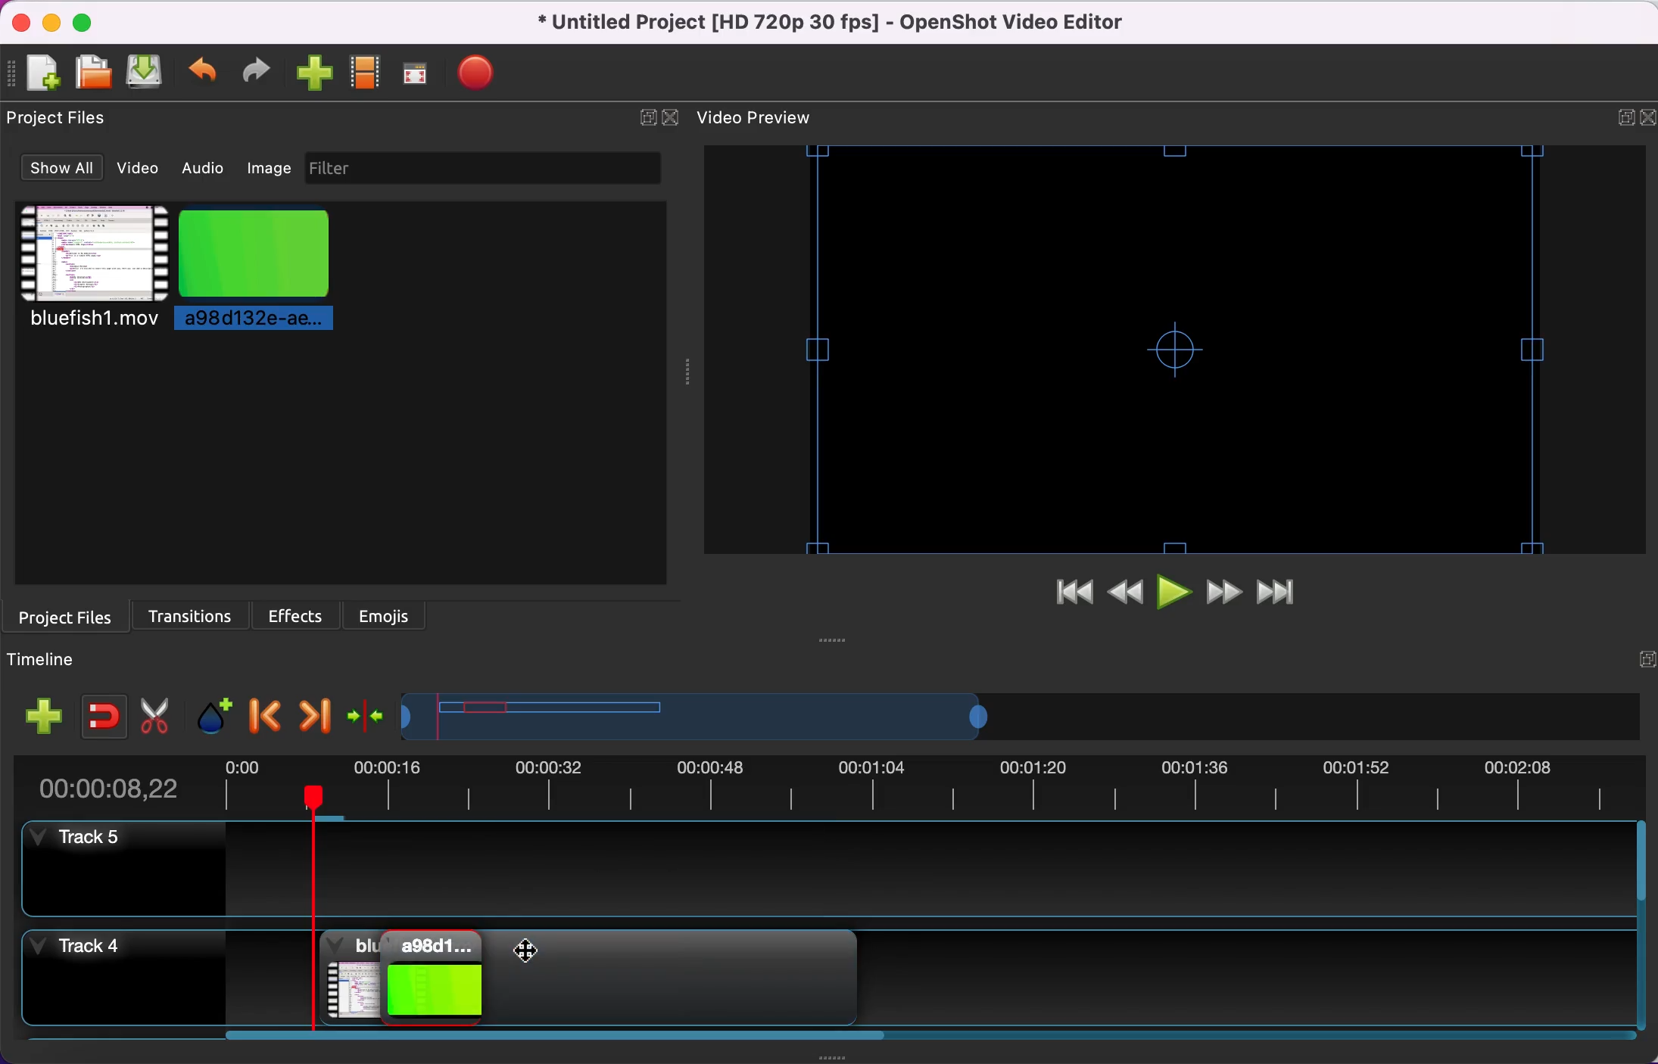 Image resolution: width=1658 pixels, height=1064 pixels. What do you see at coordinates (363, 76) in the screenshot?
I see `choose profile` at bounding box center [363, 76].